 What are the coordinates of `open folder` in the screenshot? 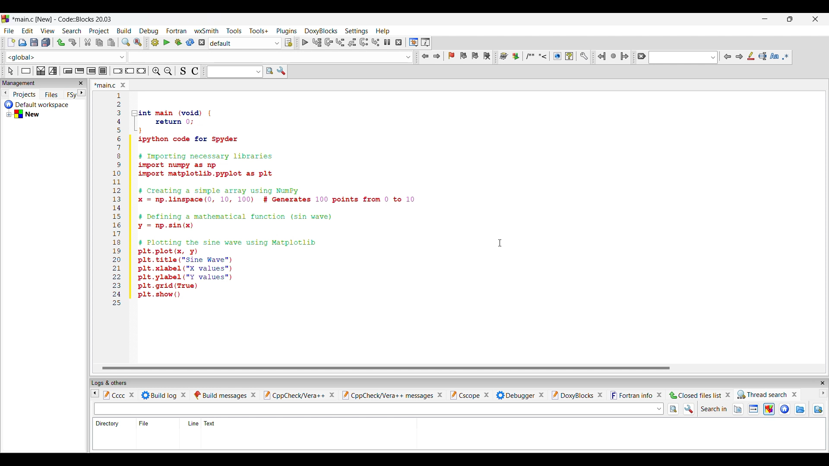 It's located at (800, 410).